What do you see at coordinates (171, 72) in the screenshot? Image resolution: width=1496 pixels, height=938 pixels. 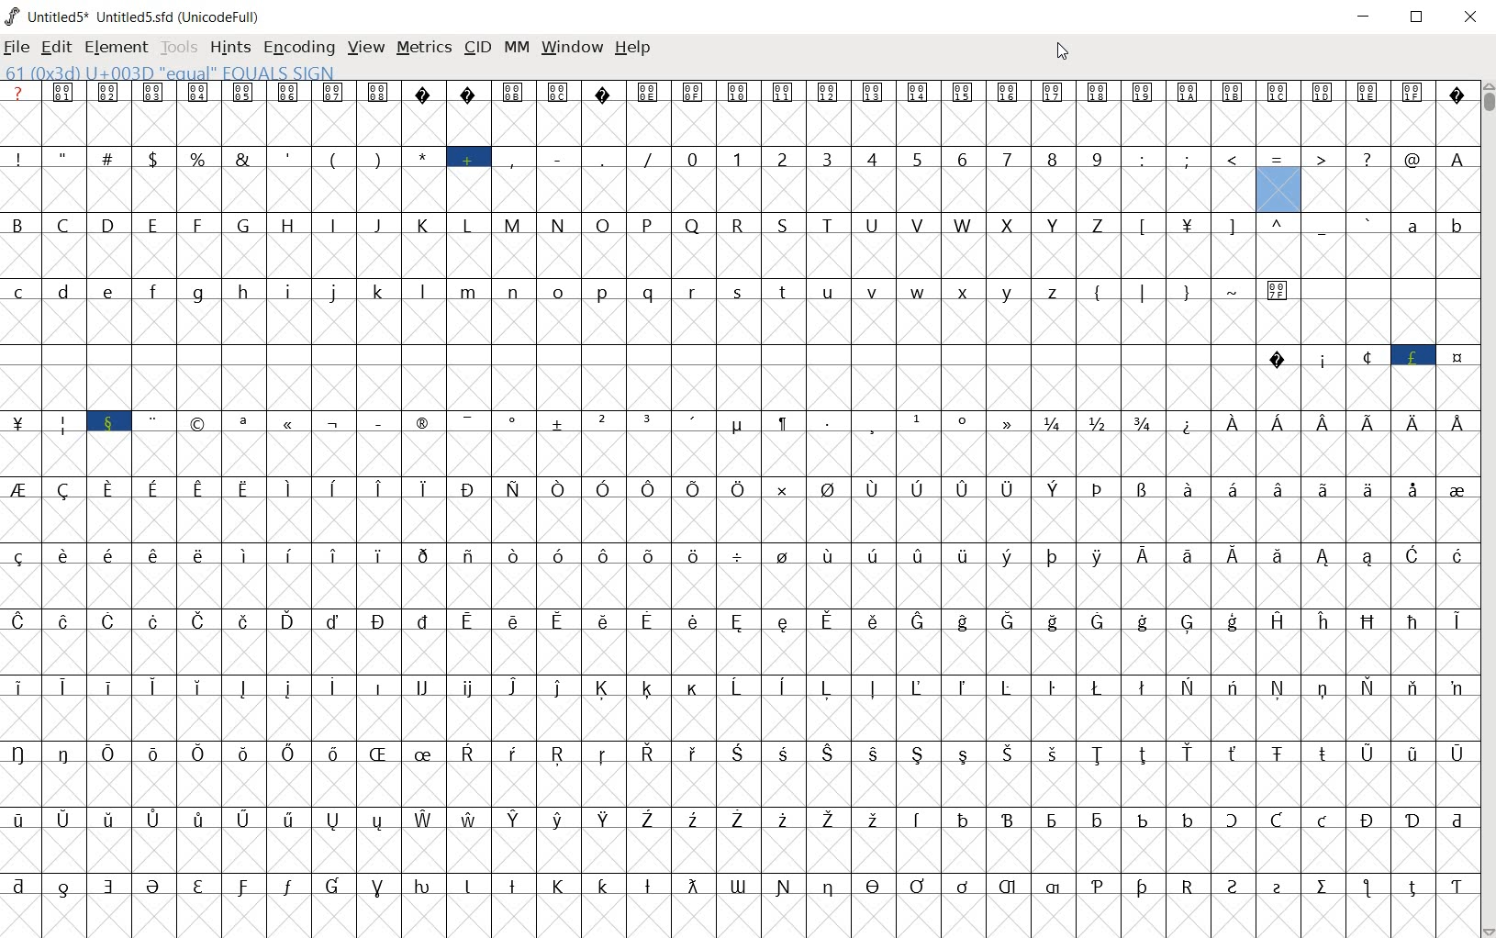 I see `61(0x3d) U+003D "EQUAL" EQUALS SIGN` at bounding box center [171, 72].